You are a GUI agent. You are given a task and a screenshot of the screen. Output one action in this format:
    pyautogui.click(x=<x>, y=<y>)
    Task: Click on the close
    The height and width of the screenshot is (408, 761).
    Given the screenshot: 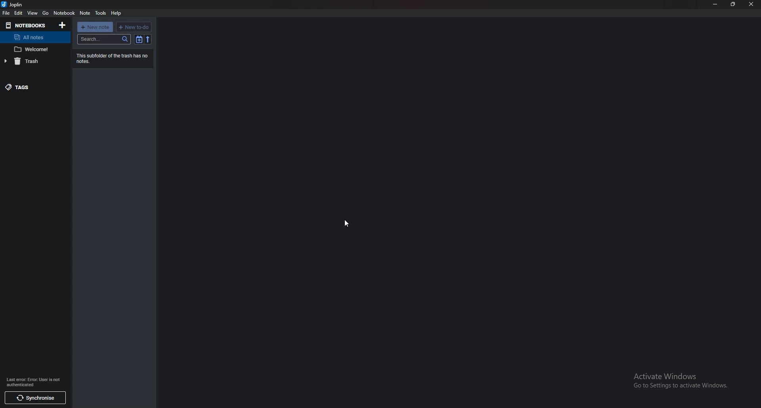 What is the action you would take?
    pyautogui.click(x=751, y=4)
    